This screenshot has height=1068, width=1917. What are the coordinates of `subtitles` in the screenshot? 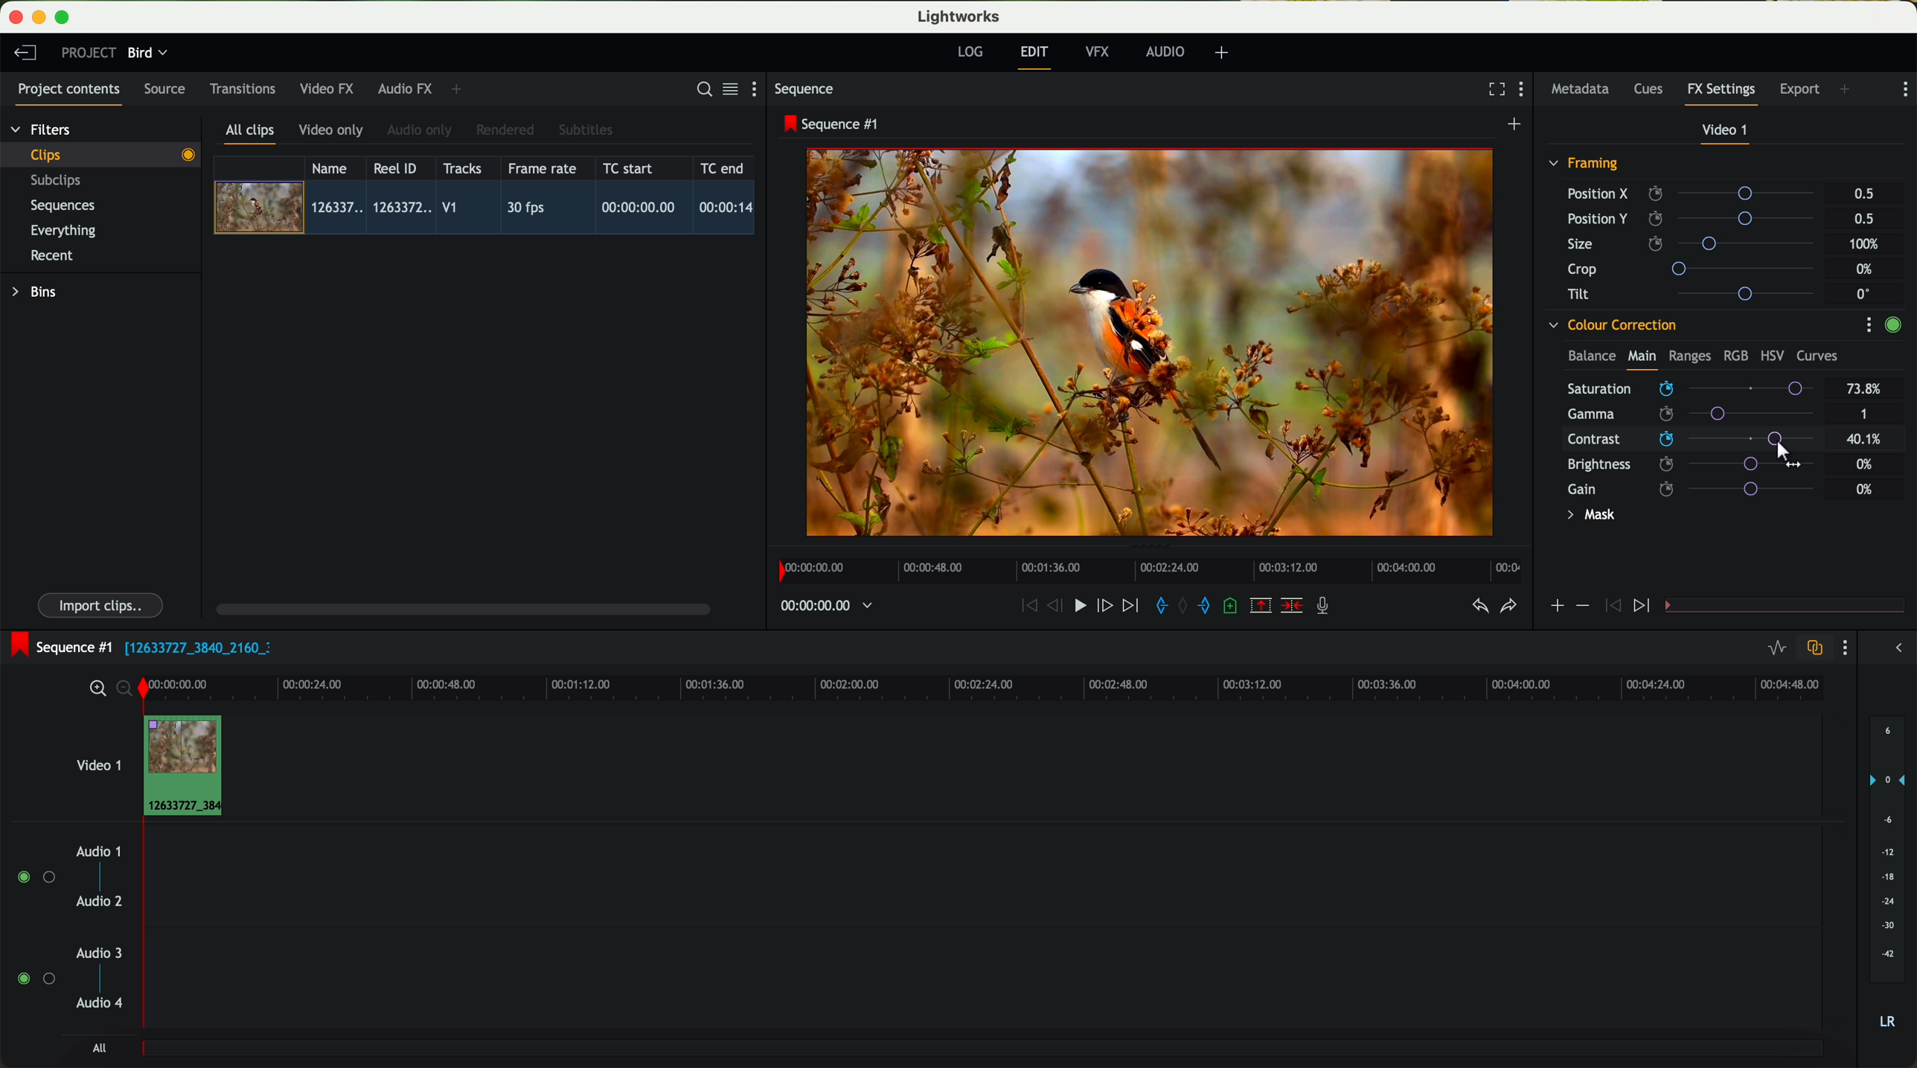 It's located at (583, 130).